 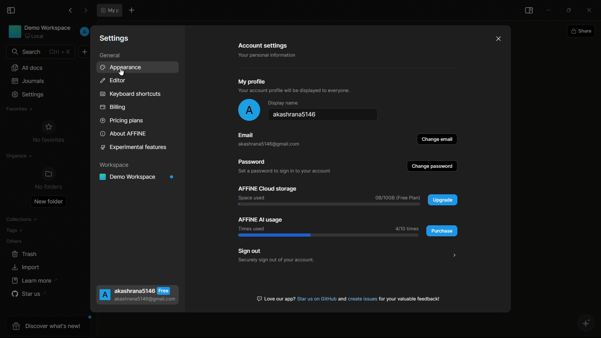 I want to click on share, so click(x=582, y=32).